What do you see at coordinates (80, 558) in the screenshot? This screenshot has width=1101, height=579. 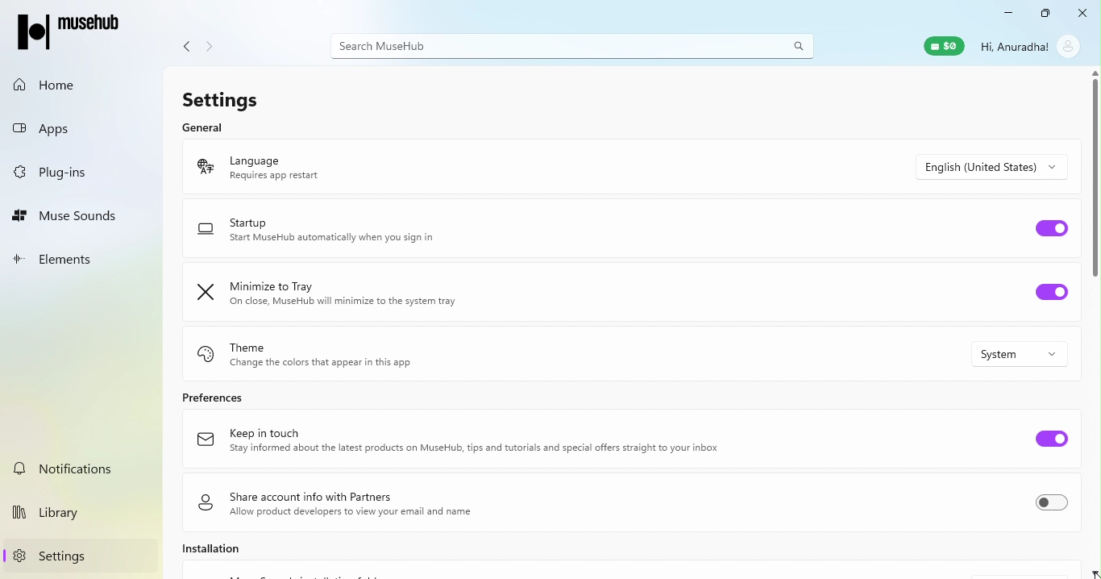 I see `Settings` at bounding box center [80, 558].